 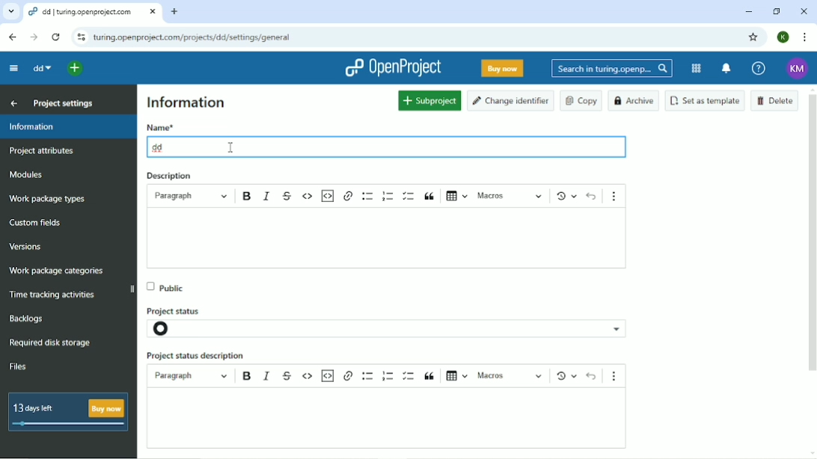 What do you see at coordinates (367, 375) in the screenshot?
I see `bulleted list` at bounding box center [367, 375].